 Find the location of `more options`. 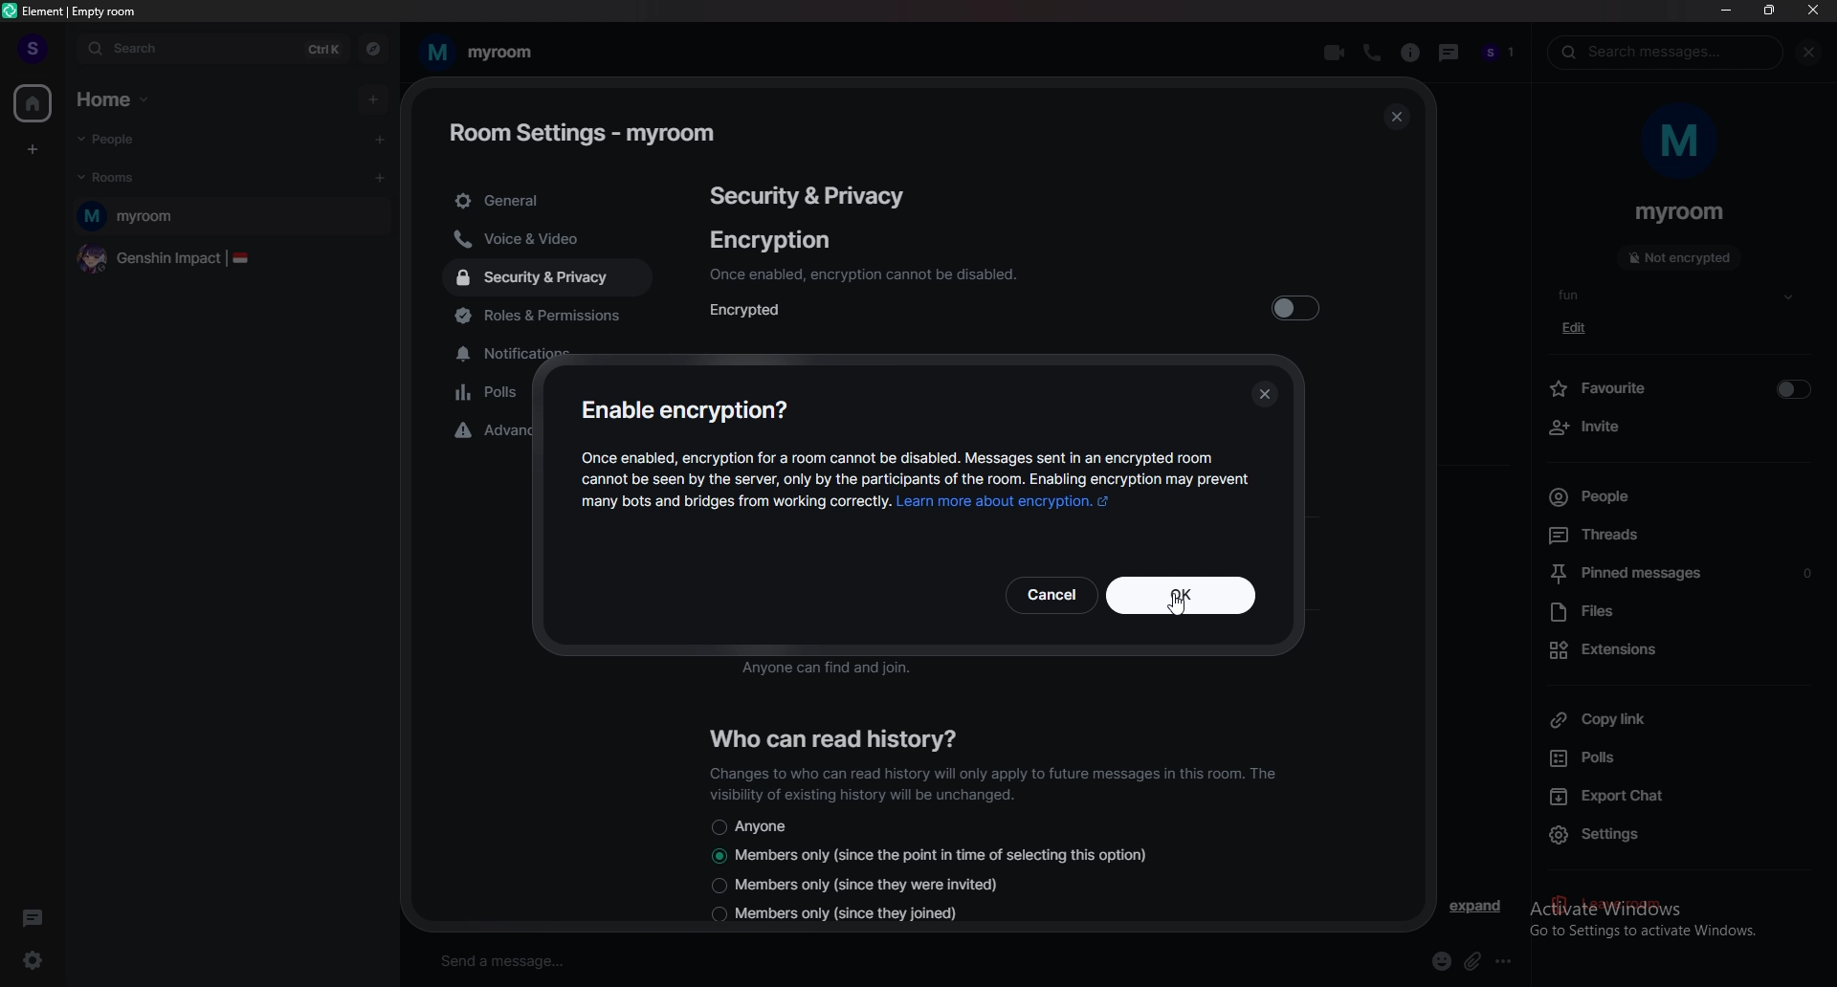

more options is located at coordinates (1510, 960).